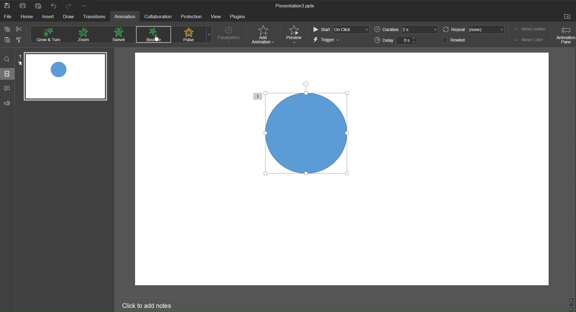 This screenshot has width=576, height=312. Describe the element at coordinates (444, 40) in the screenshot. I see `checkbox` at that location.